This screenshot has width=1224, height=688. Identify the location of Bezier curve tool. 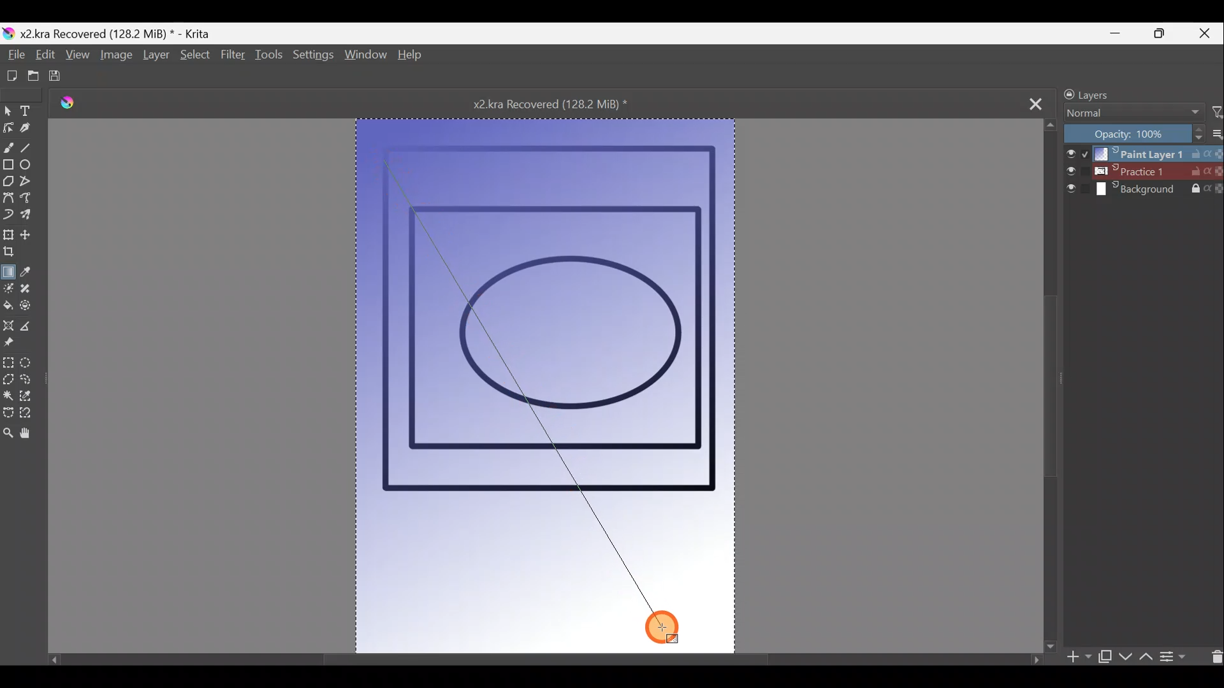
(8, 199).